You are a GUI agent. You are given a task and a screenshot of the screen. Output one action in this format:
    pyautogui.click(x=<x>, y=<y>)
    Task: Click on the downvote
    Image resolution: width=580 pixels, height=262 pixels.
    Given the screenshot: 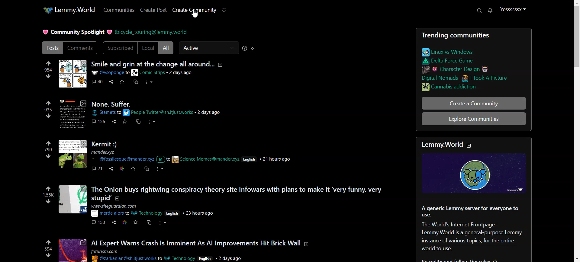 What is the action you would take?
    pyautogui.click(x=50, y=201)
    